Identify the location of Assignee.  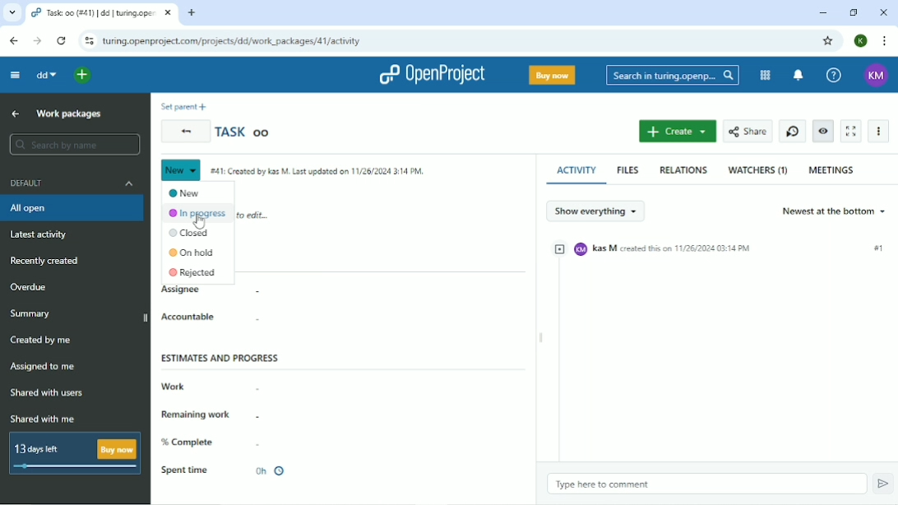
(180, 290).